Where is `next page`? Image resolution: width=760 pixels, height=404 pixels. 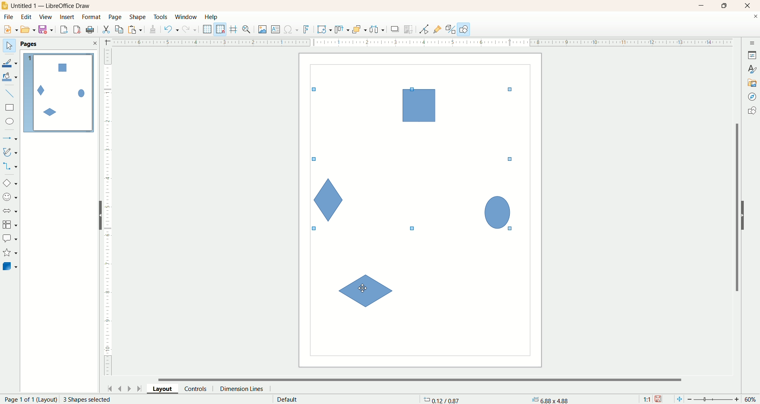 next page is located at coordinates (129, 388).